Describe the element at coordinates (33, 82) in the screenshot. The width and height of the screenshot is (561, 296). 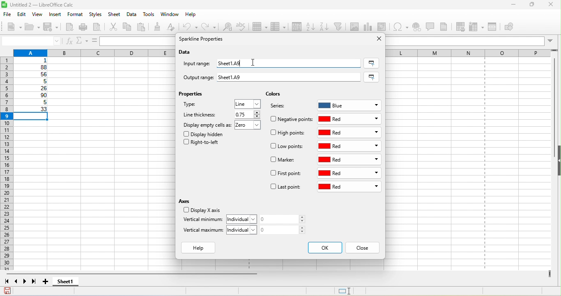
I see `5` at that location.